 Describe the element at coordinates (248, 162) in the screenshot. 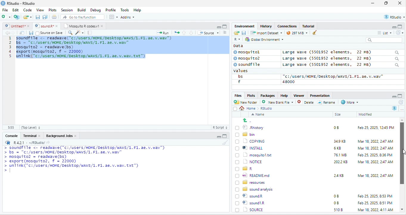

I see `(7) 1 NOTICE` at that location.